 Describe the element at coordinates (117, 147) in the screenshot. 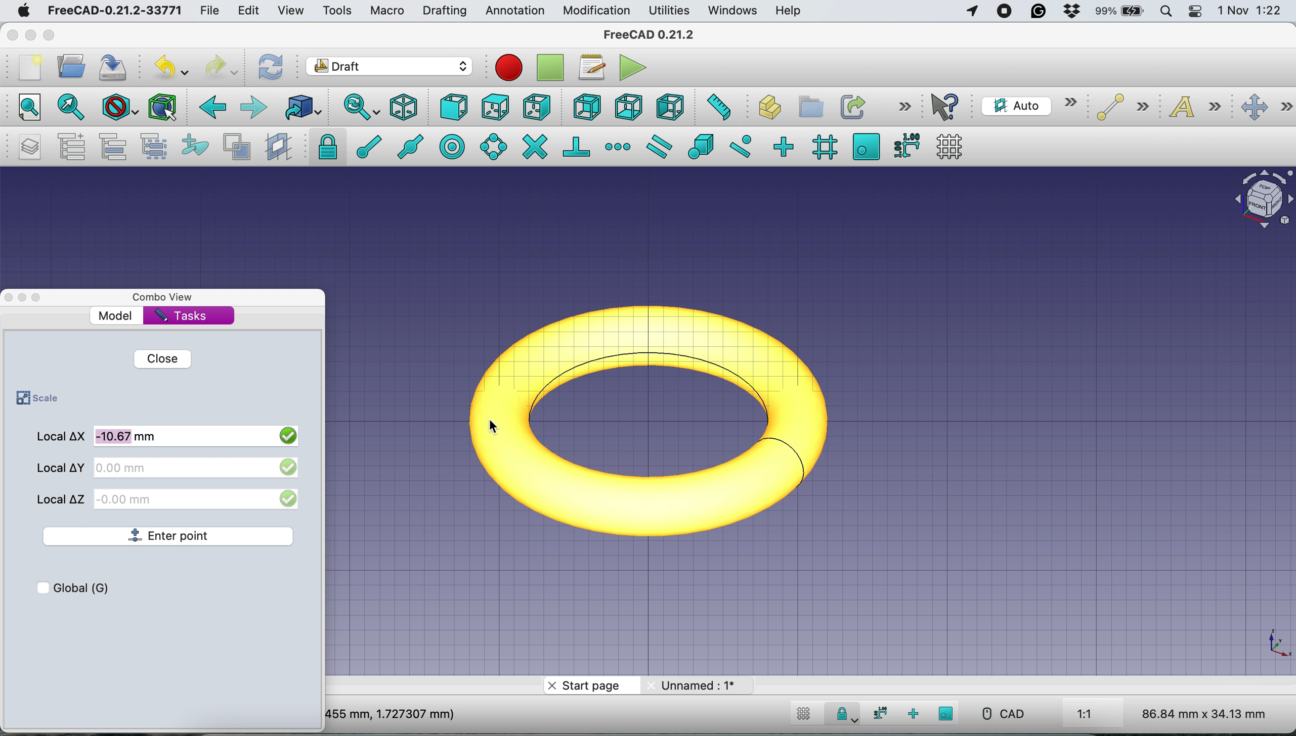

I see `move to group` at that location.